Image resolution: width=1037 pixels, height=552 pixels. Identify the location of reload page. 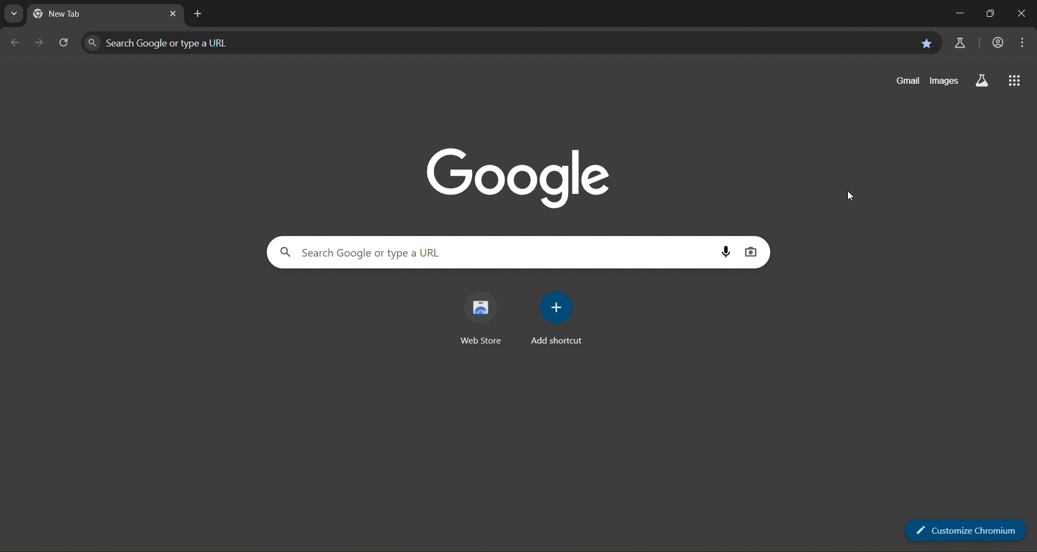
(65, 44).